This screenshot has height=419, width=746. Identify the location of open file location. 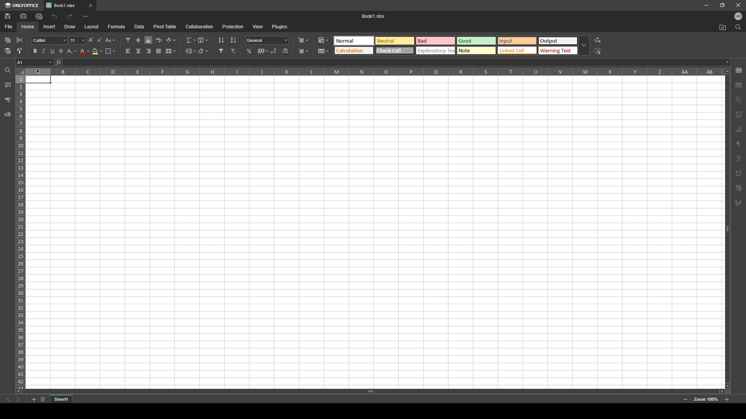
(723, 28).